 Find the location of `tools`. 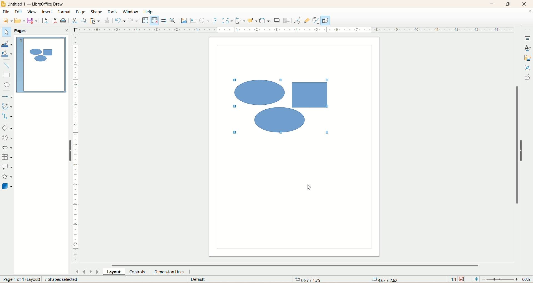

tools is located at coordinates (113, 12).